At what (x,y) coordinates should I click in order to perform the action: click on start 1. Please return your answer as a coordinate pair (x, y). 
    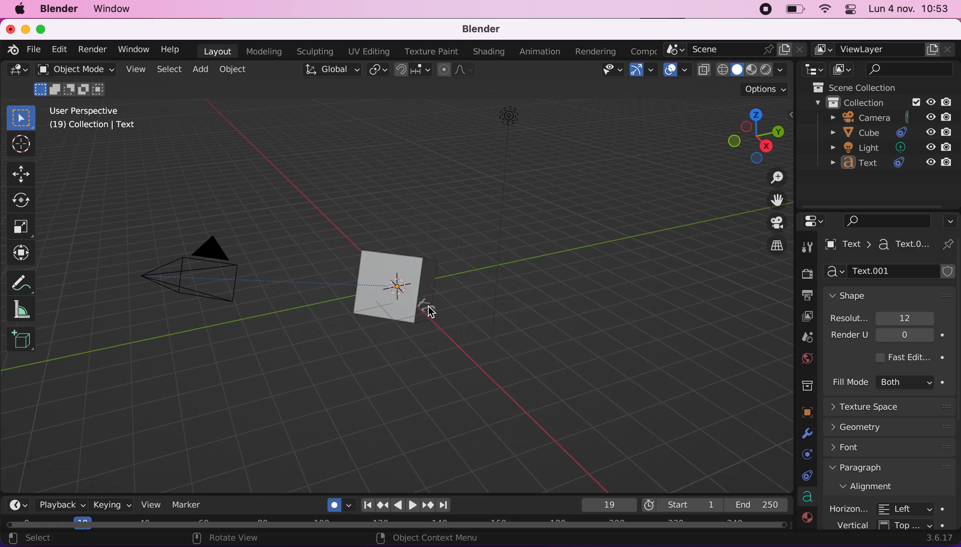
    Looking at the image, I should click on (679, 505).